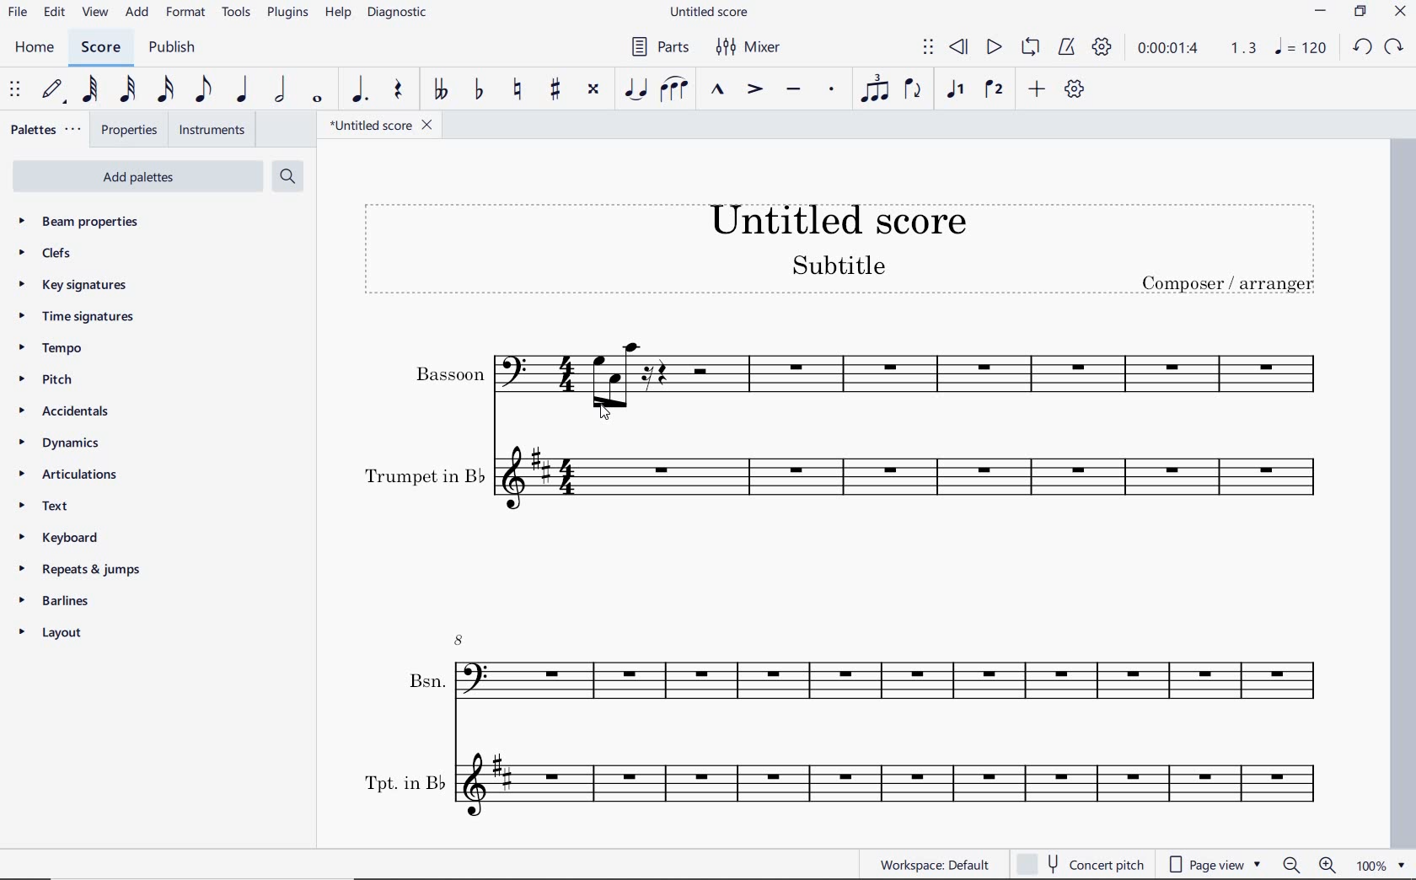 This screenshot has width=1416, height=880. What do you see at coordinates (1321, 12) in the screenshot?
I see `MINIMIZE` at bounding box center [1321, 12].